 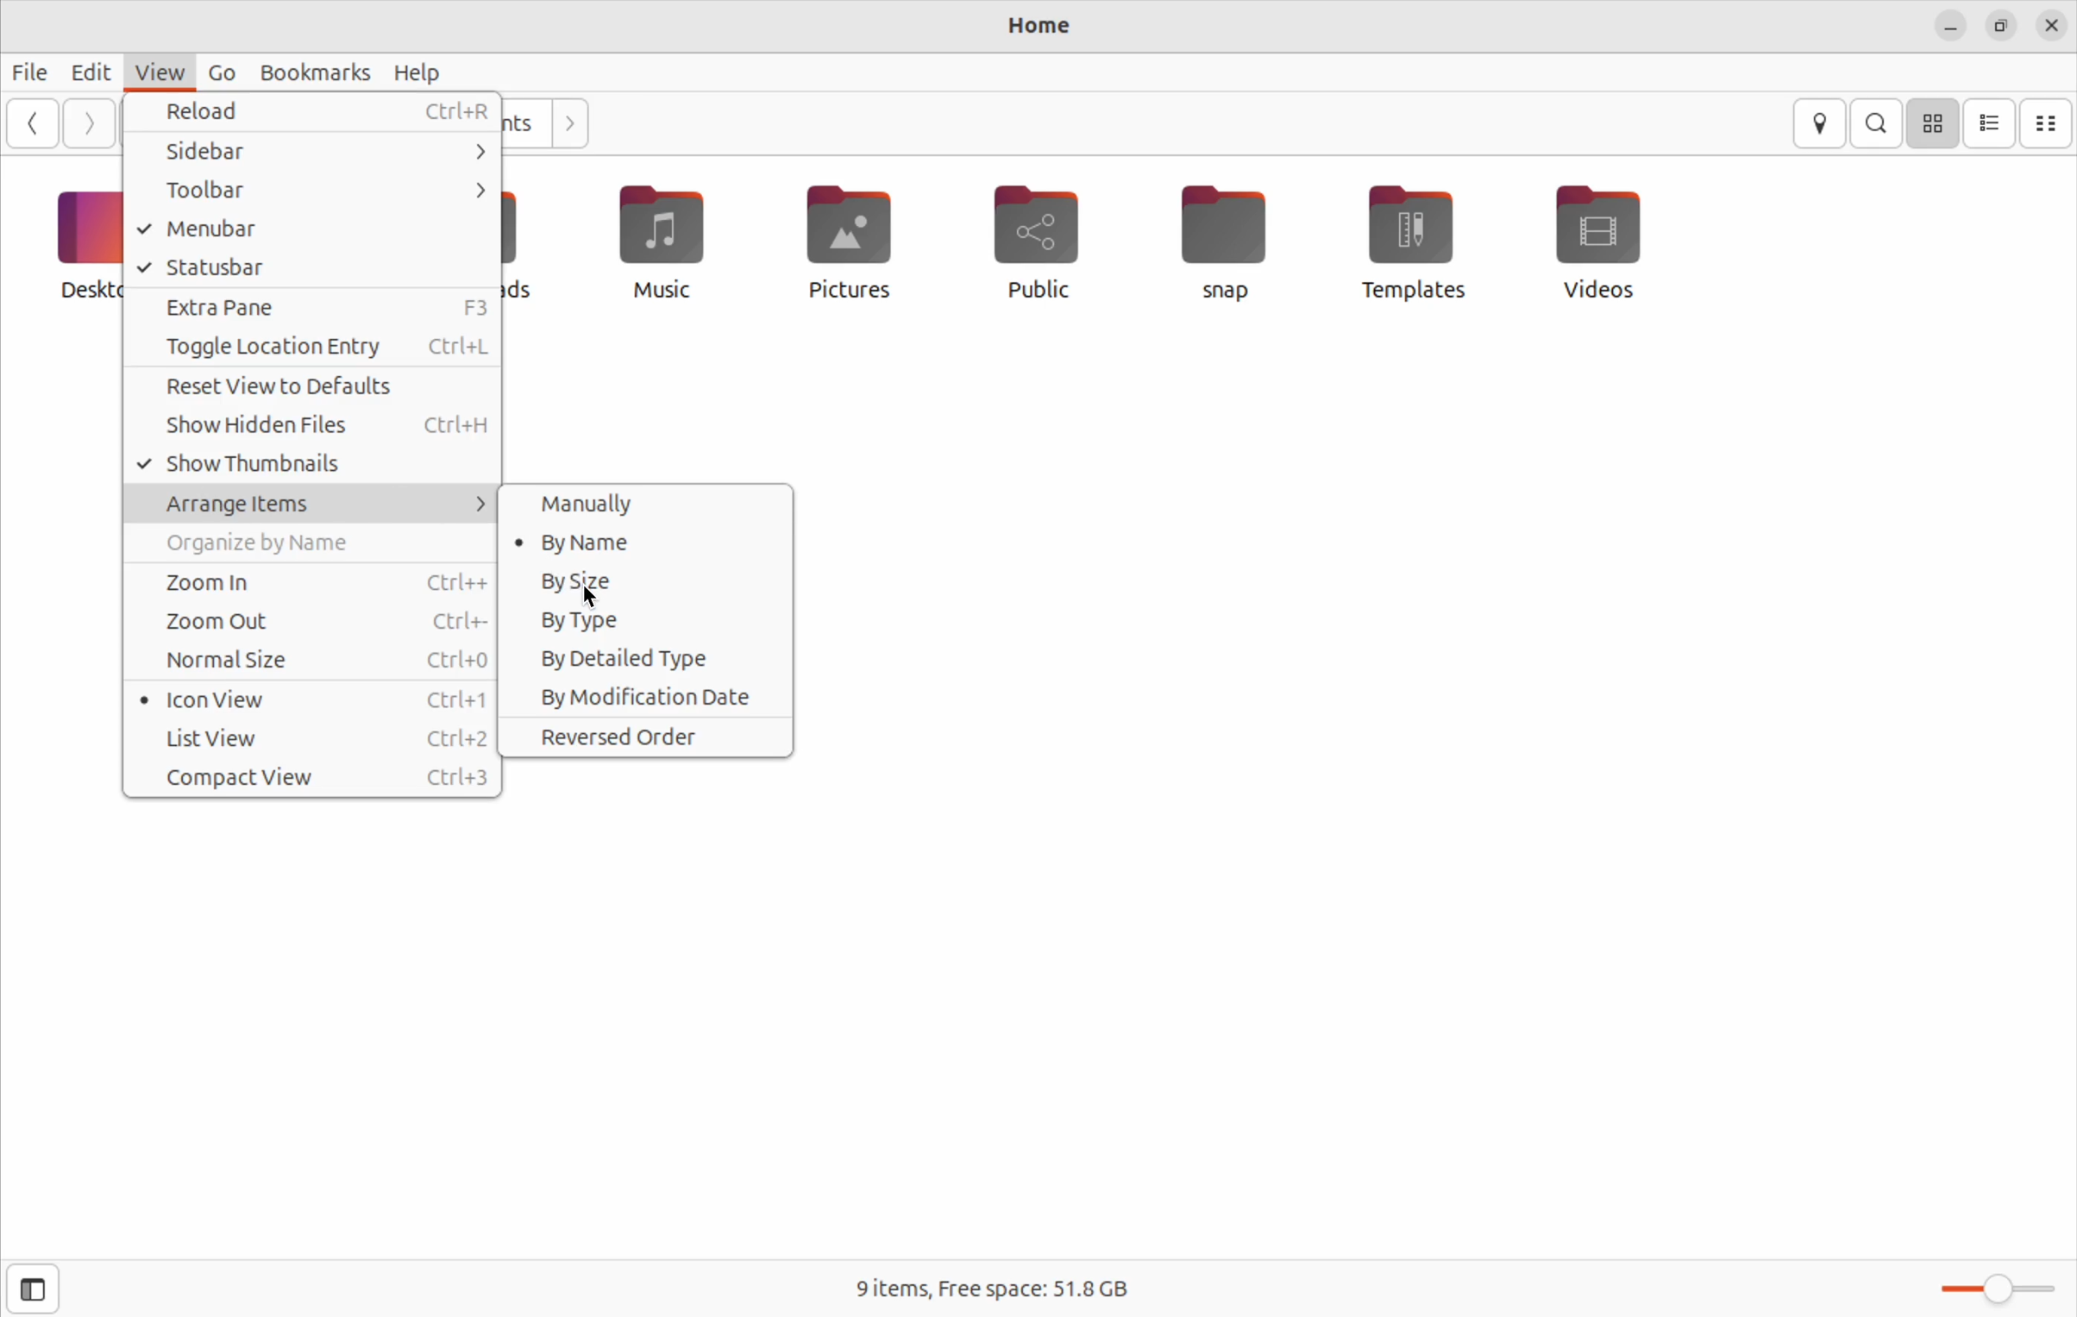 What do you see at coordinates (312, 387) in the screenshot?
I see `reset view to defaluts` at bounding box center [312, 387].